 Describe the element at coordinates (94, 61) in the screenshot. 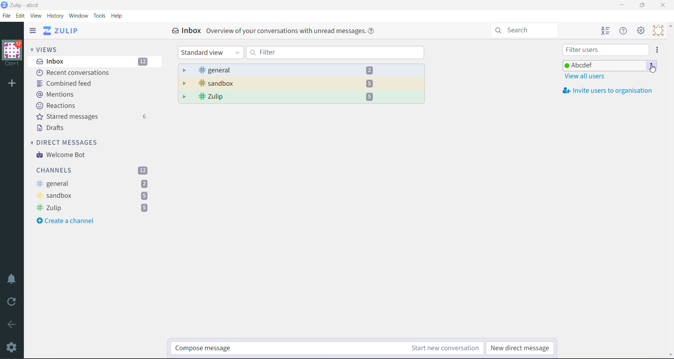

I see `Inbox` at that location.